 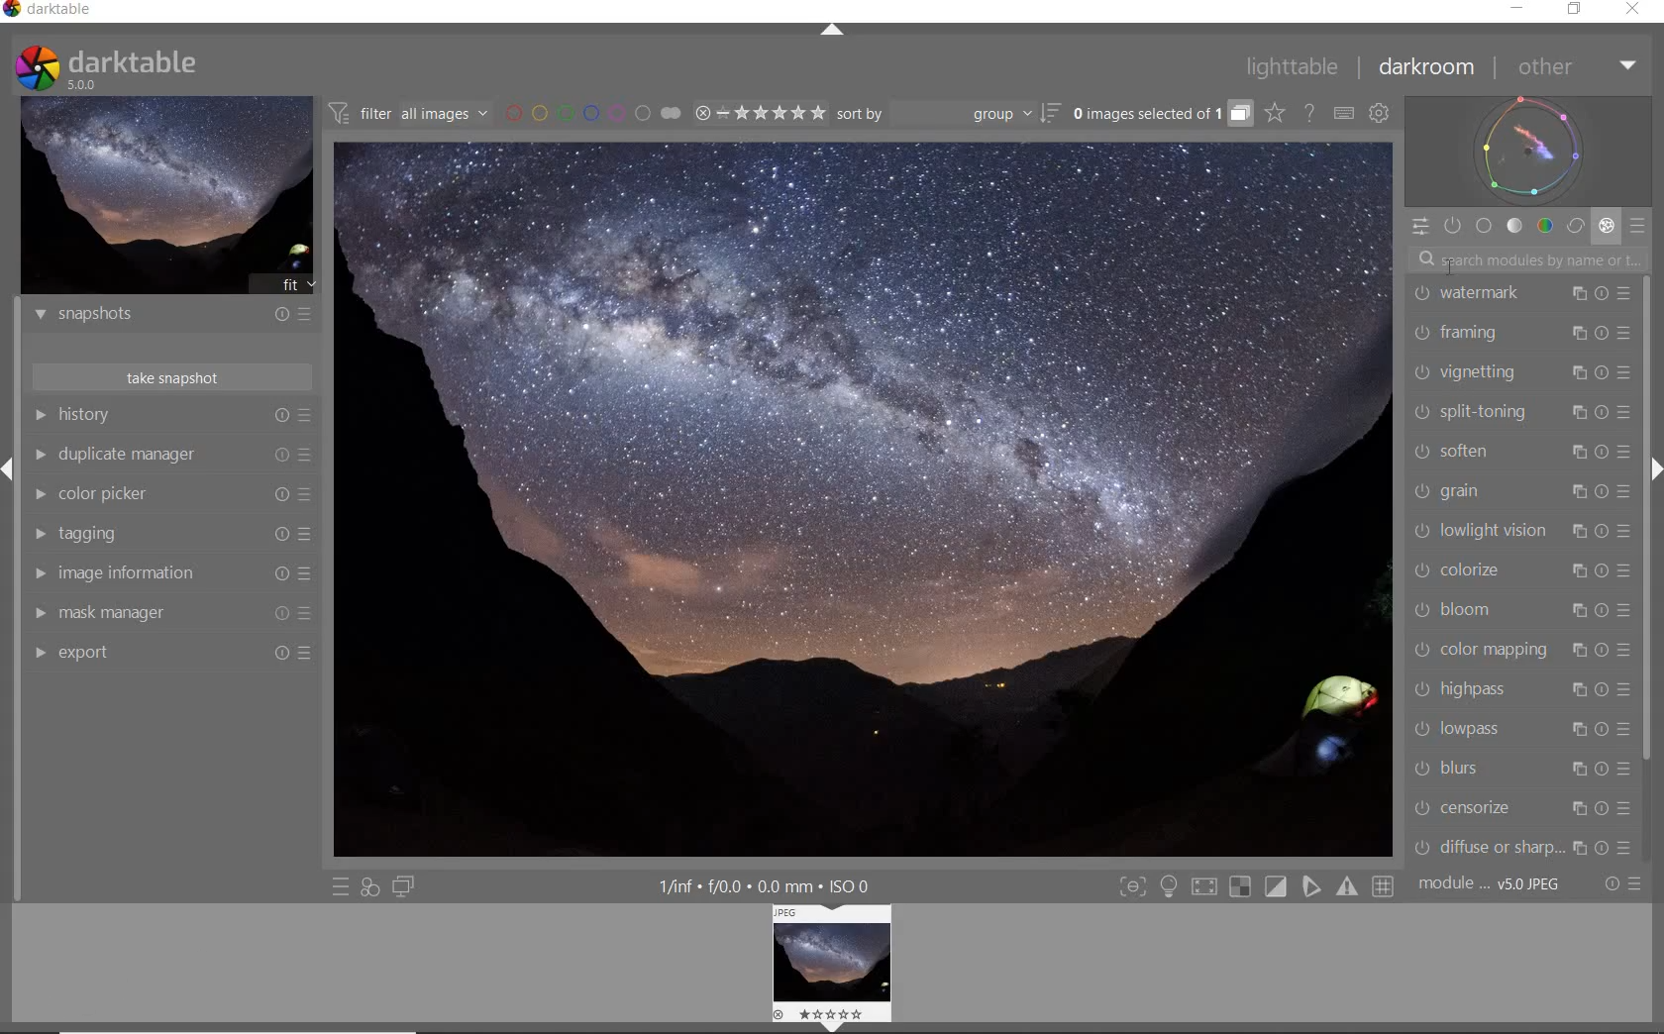 What do you see at coordinates (39, 655) in the screenshot?
I see `EXPORT` at bounding box center [39, 655].